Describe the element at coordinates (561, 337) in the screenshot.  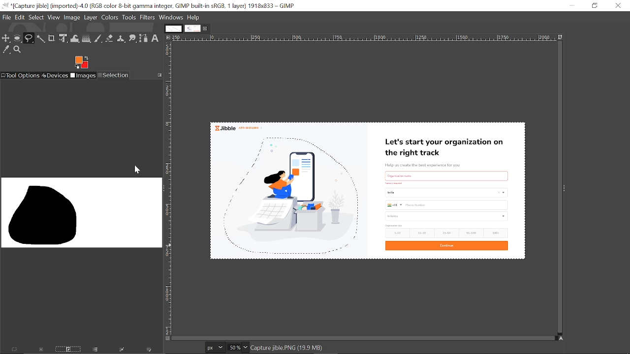
I see `Navigate this display` at that location.